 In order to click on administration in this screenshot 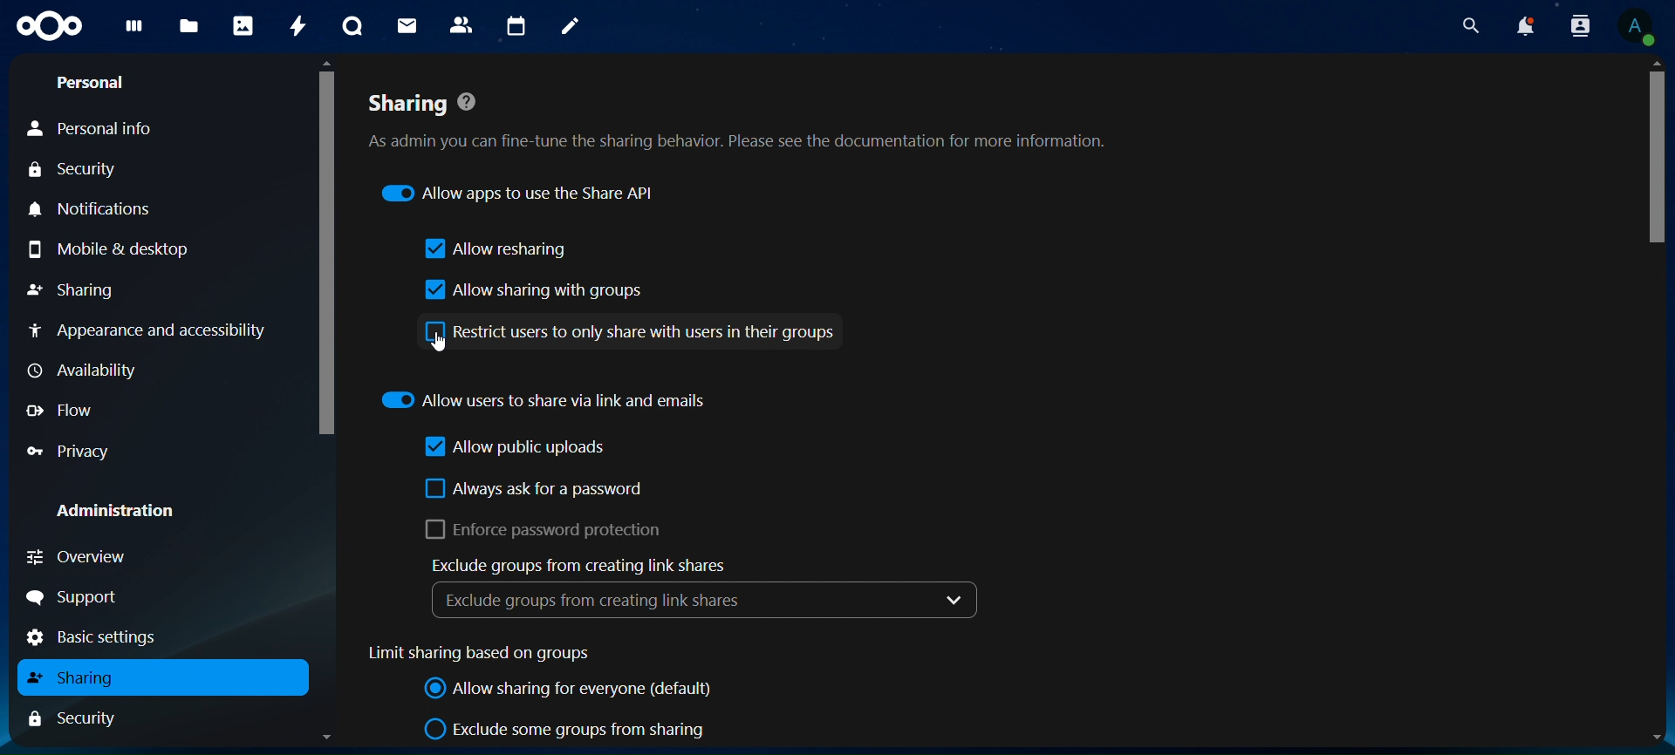, I will do `click(113, 510)`.